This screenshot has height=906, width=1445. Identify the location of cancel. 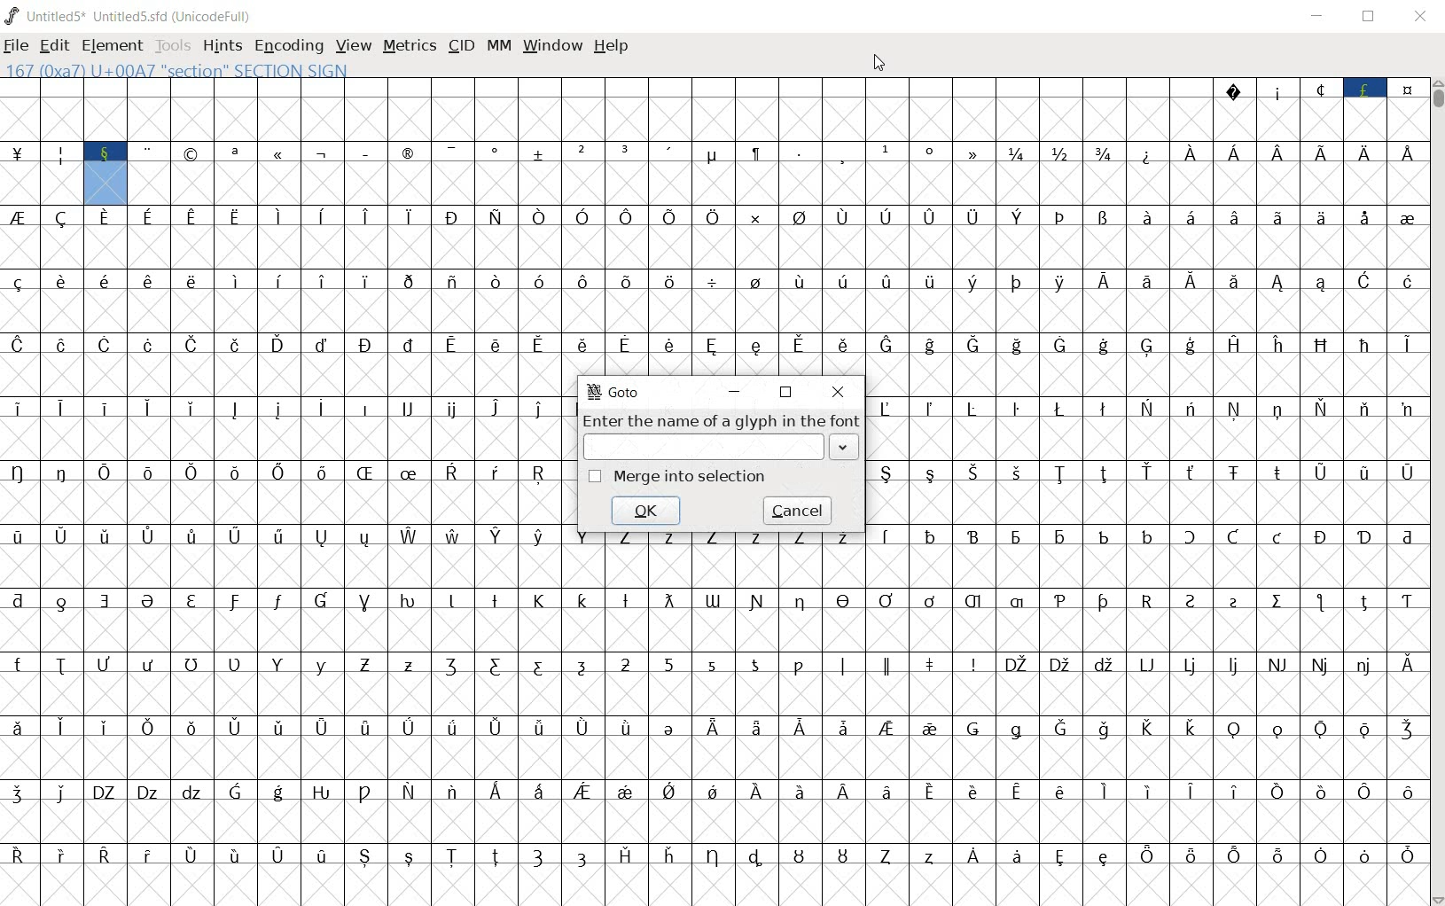
(795, 512).